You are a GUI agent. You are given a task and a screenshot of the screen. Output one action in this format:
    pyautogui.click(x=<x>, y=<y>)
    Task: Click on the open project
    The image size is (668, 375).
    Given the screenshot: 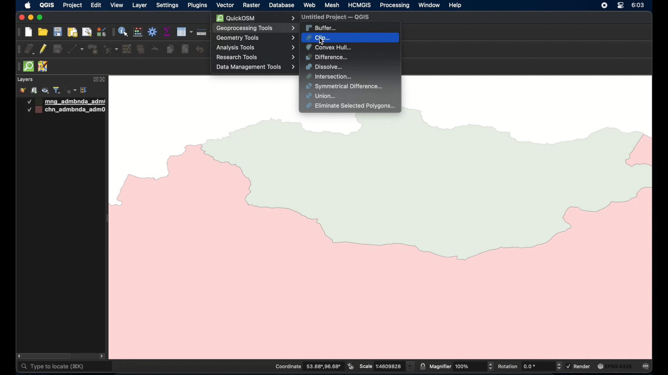 What is the action you would take?
    pyautogui.click(x=42, y=32)
    